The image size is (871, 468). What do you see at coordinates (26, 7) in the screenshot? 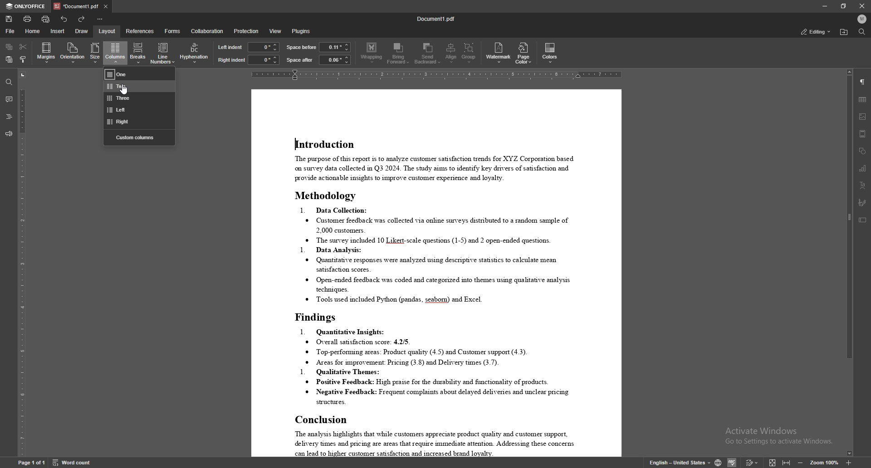
I see `onlyoffice` at bounding box center [26, 7].